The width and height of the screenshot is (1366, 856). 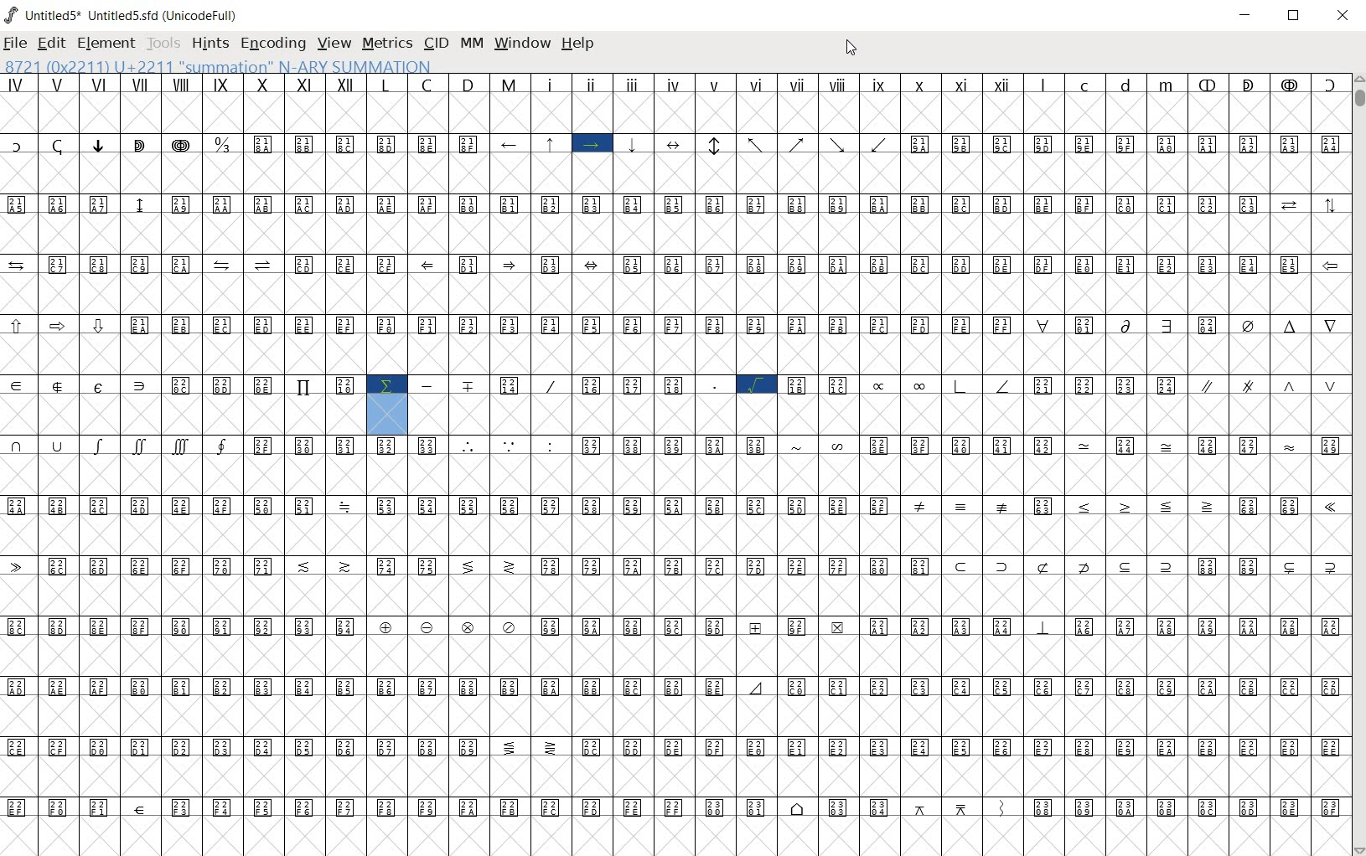 I want to click on RESTORE DOWN, so click(x=1294, y=17).